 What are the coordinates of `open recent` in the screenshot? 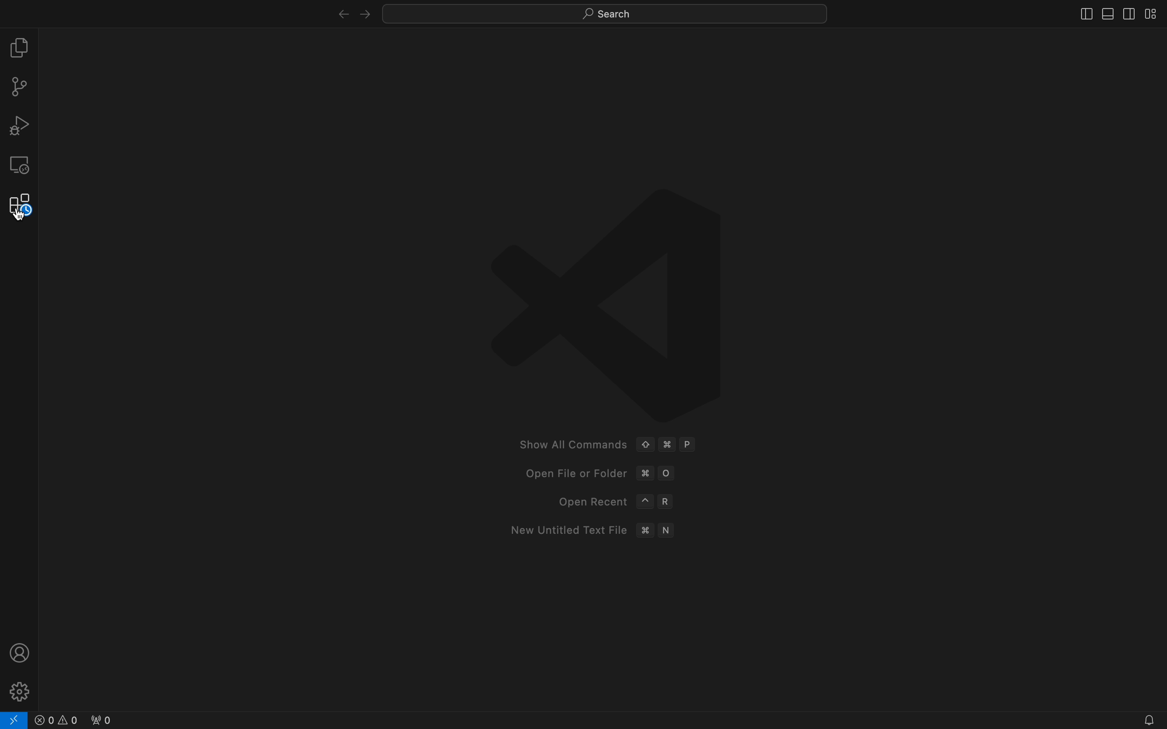 It's located at (613, 502).